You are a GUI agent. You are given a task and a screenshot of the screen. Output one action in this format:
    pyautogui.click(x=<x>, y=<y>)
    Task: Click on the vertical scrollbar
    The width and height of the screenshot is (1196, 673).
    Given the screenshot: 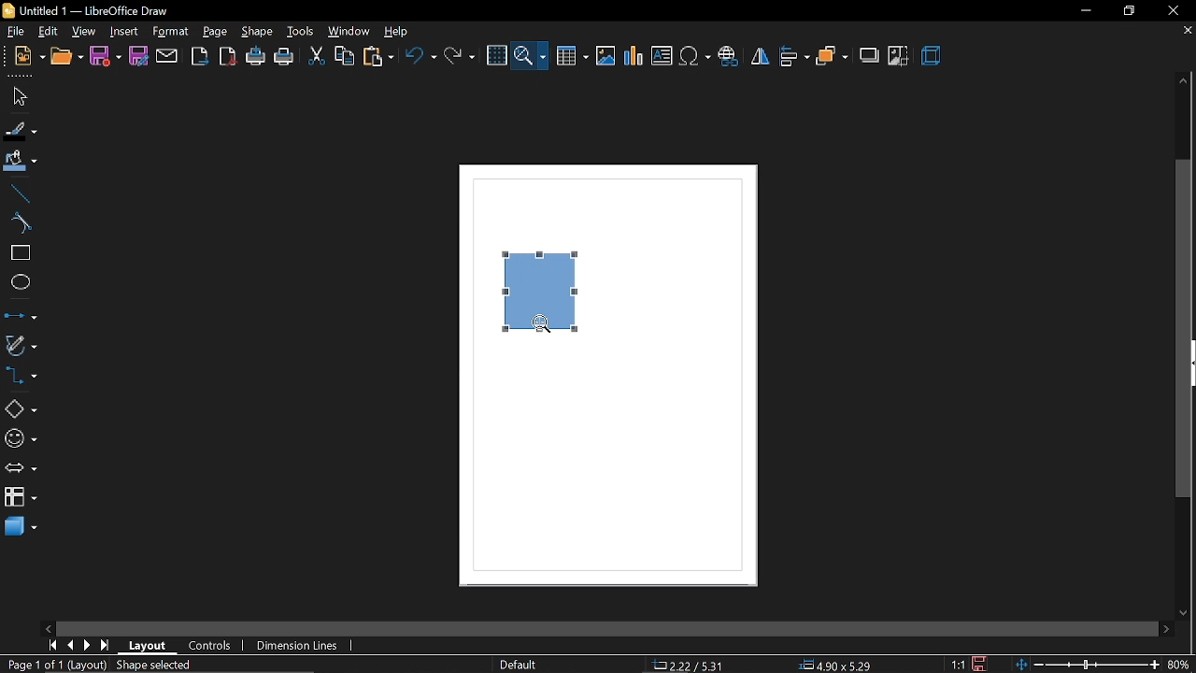 What is the action you would take?
    pyautogui.click(x=1183, y=331)
    